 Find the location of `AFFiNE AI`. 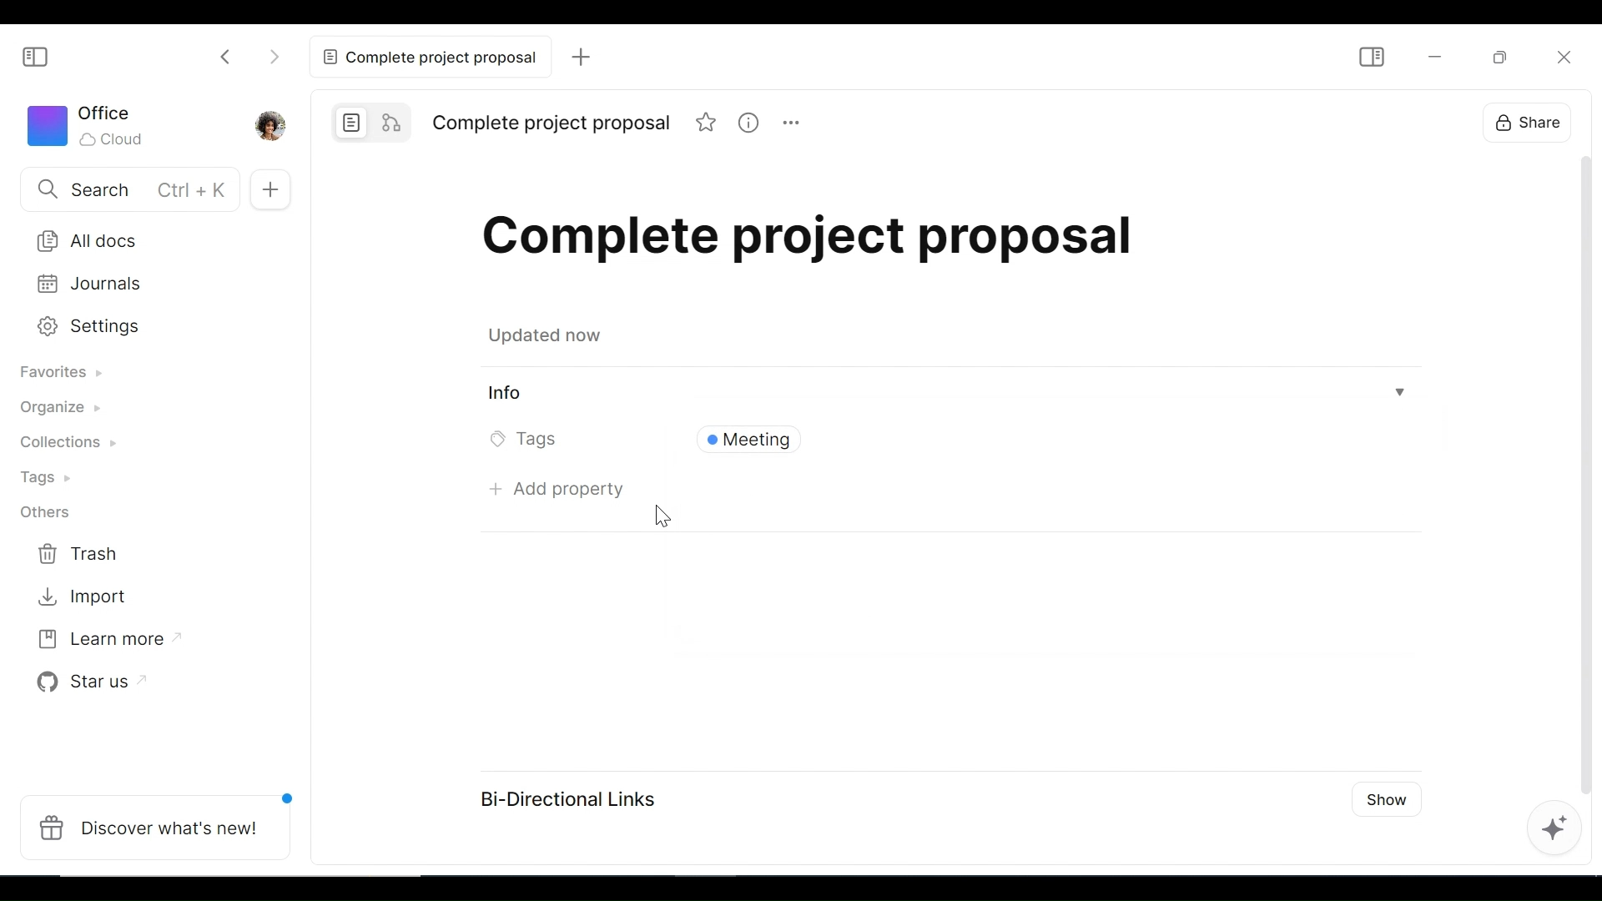

AFFiNE AI is located at coordinates (1559, 828).